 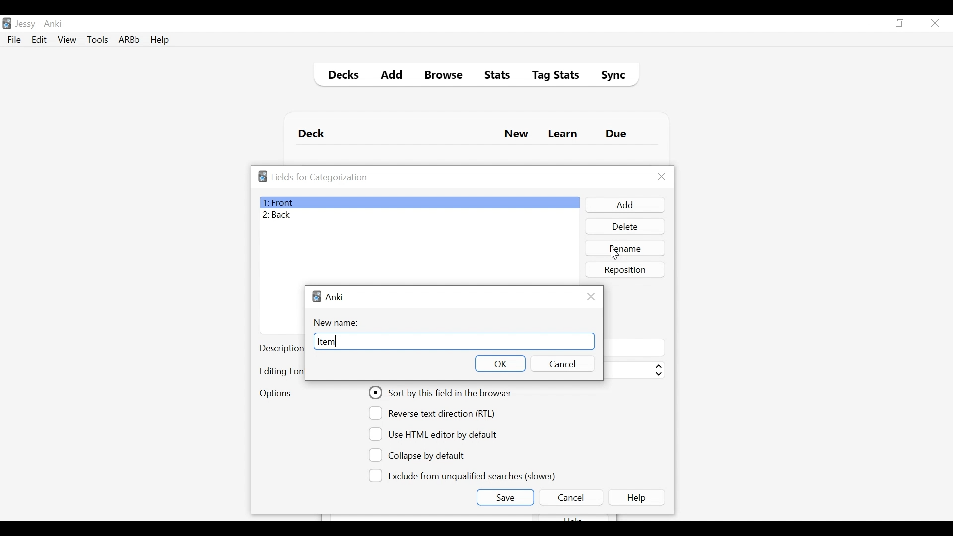 I want to click on New, so click(x=516, y=135).